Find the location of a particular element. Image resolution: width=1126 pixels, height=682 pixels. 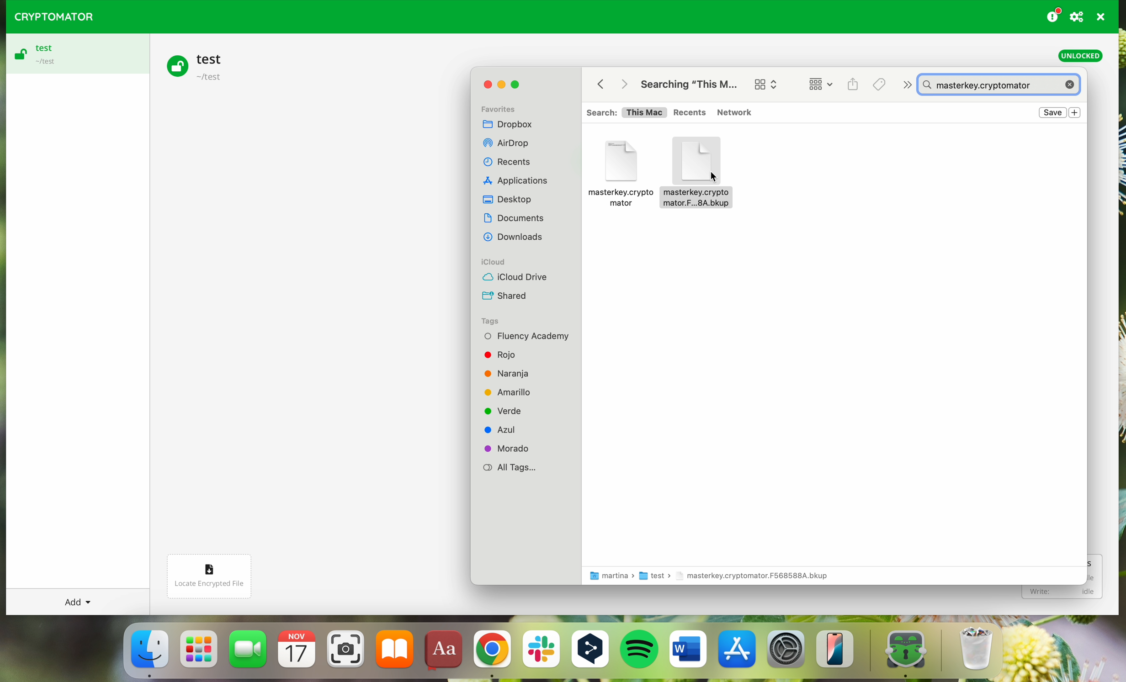

Naranja is located at coordinates (516, 372).